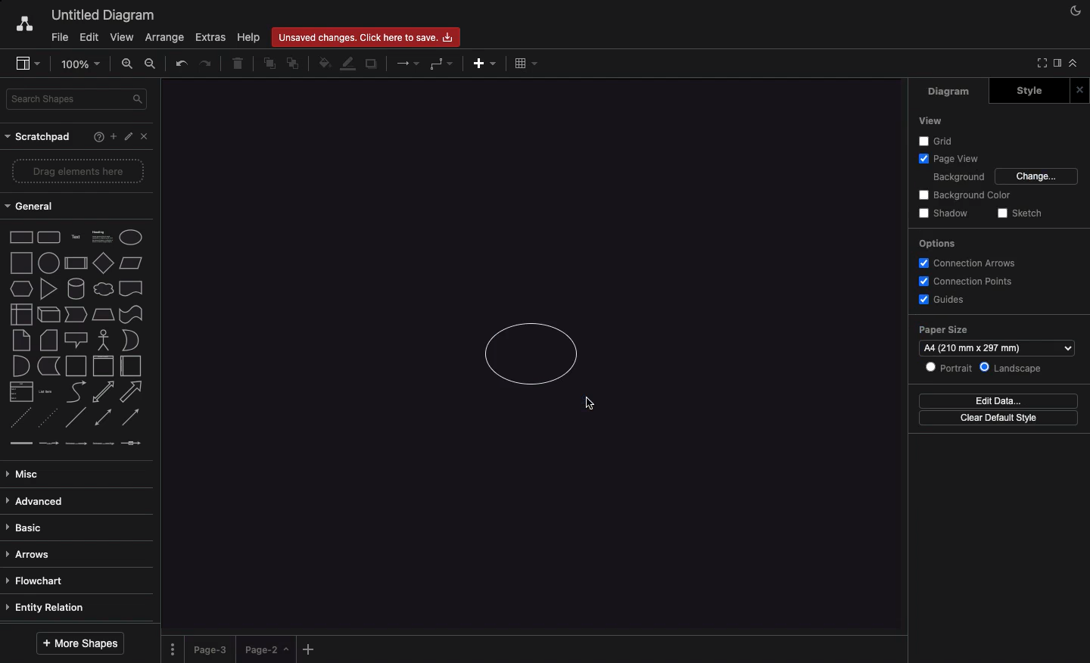  I want to click on curve, so click(76, 391).